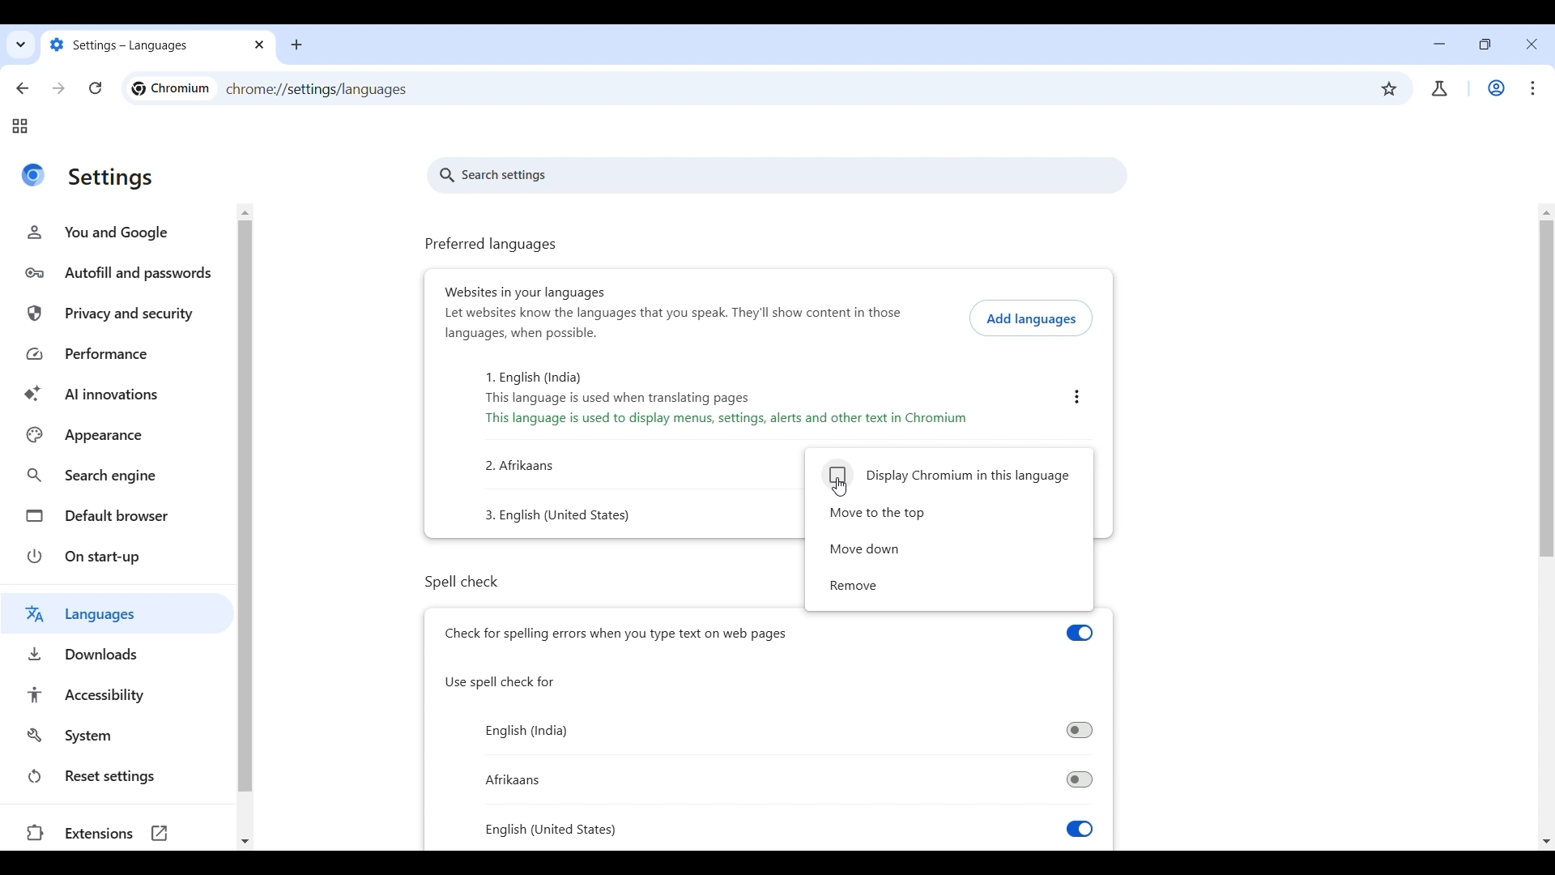 The image size is (1555, 875). I want to click on On start up, so click(121, 556).